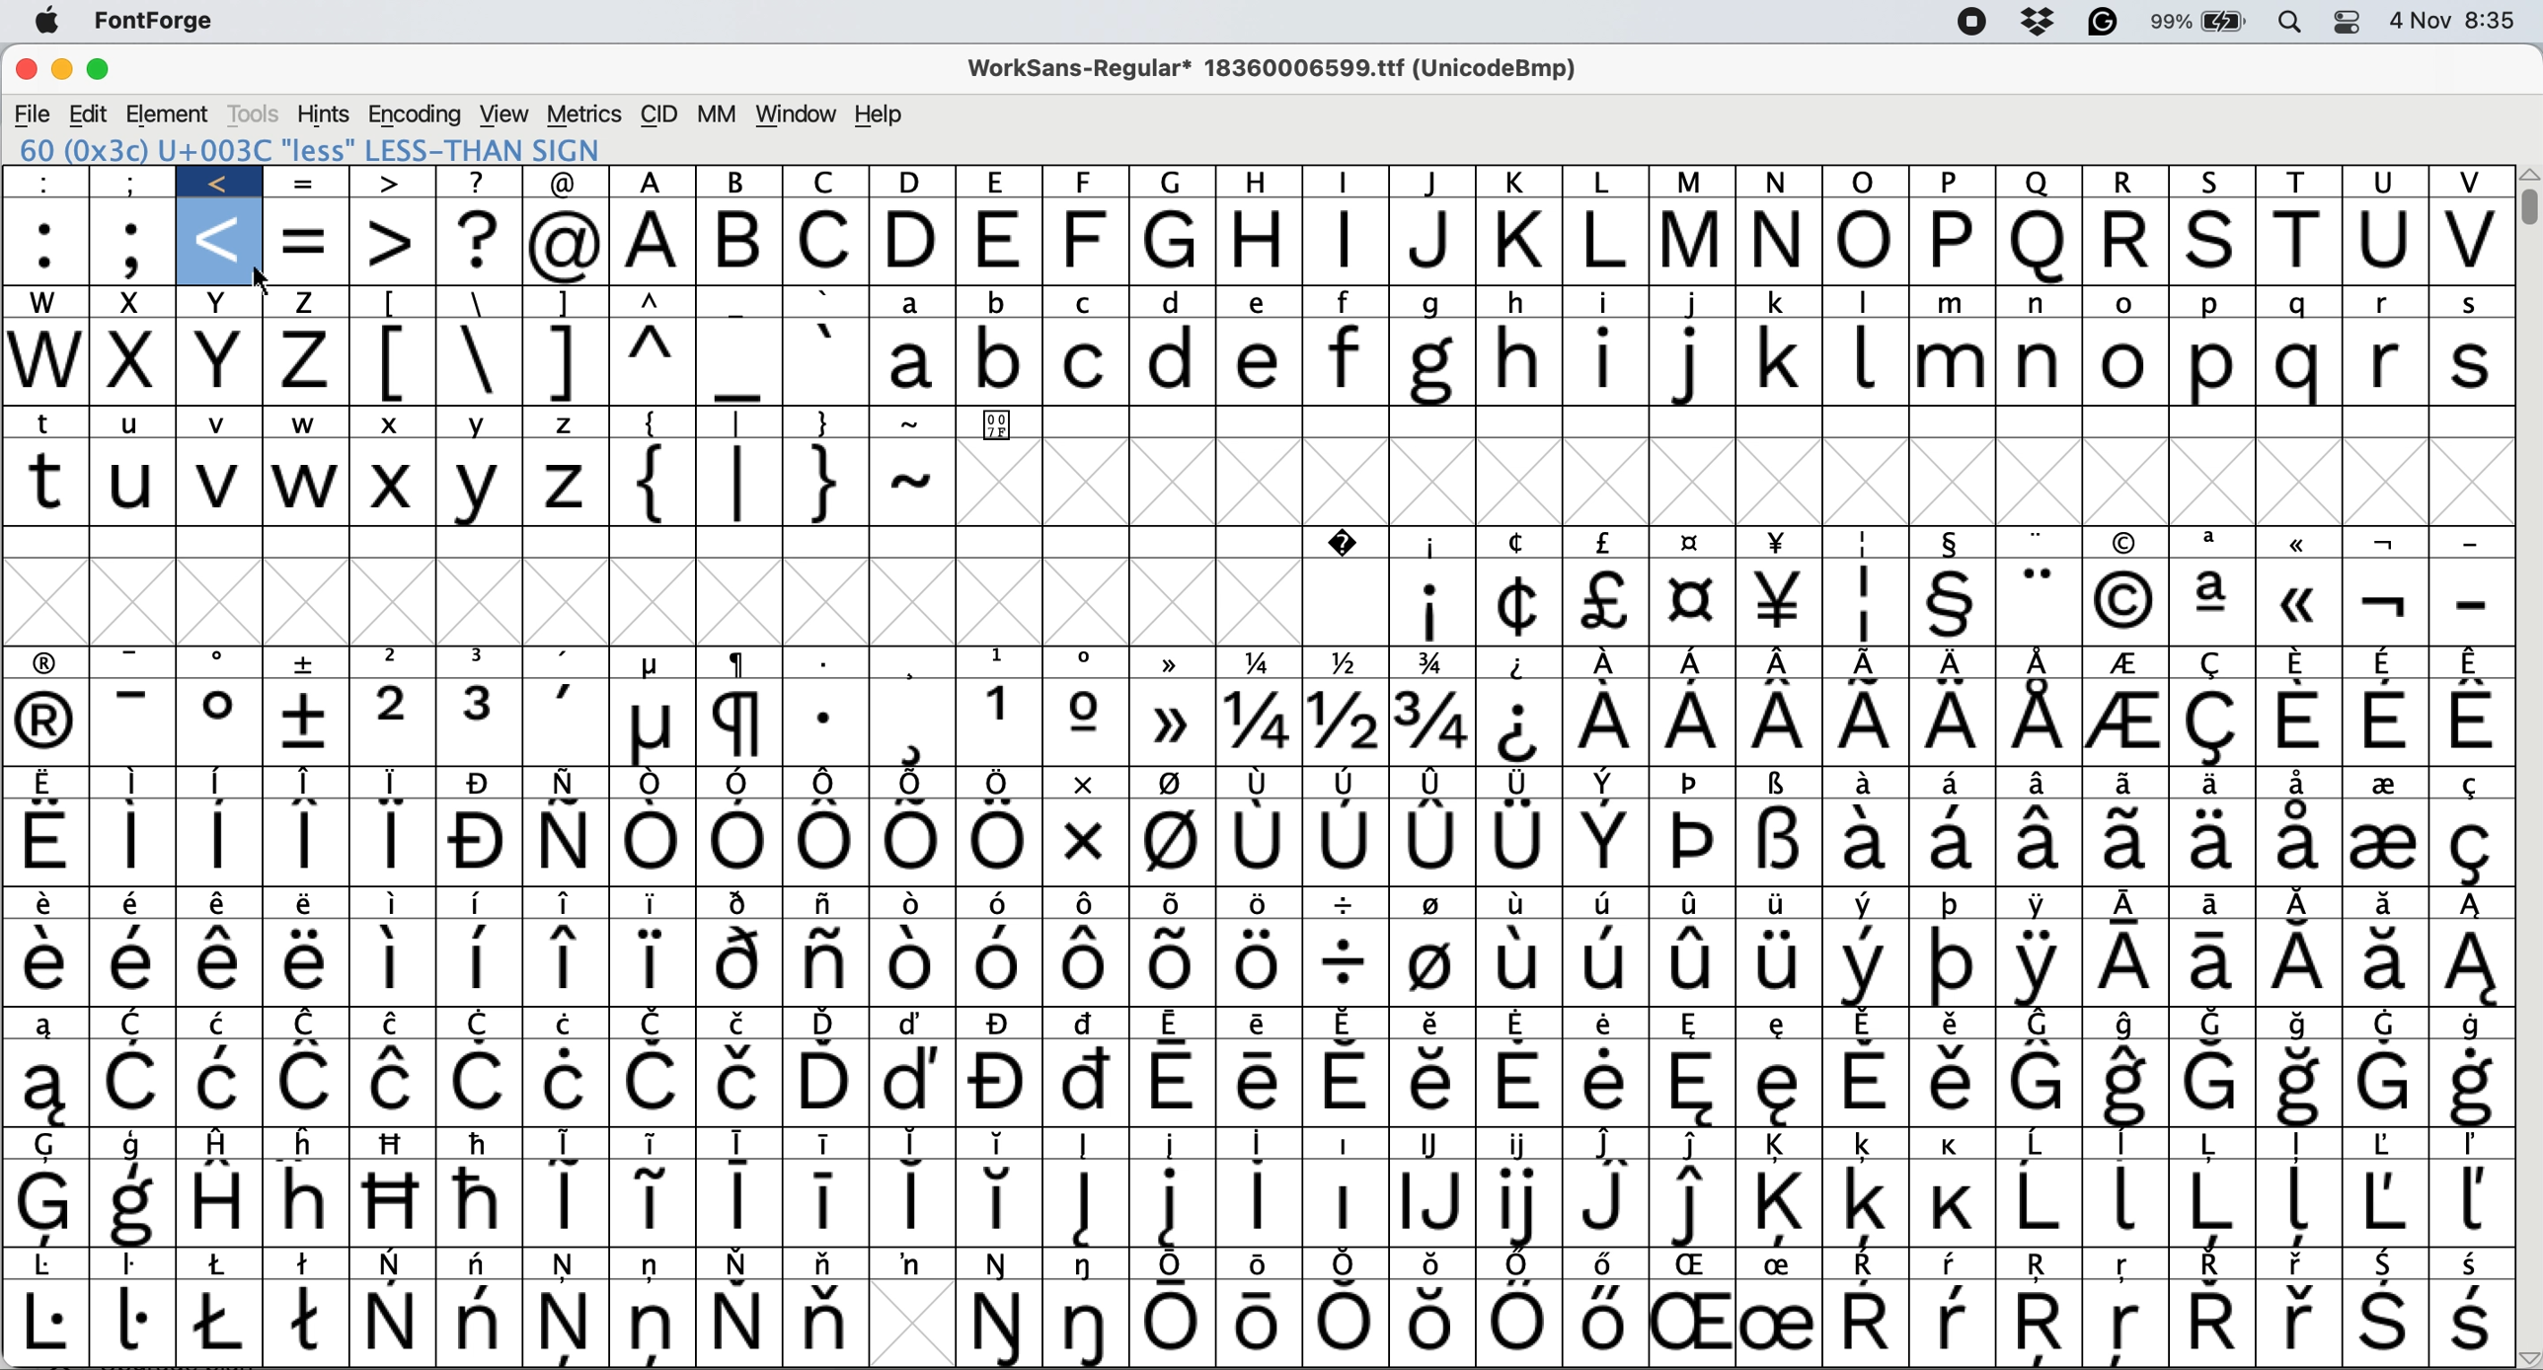 The height and width of the screenshot is (1370, 2543). I want to click on Symbol, so click(1083, 1206).